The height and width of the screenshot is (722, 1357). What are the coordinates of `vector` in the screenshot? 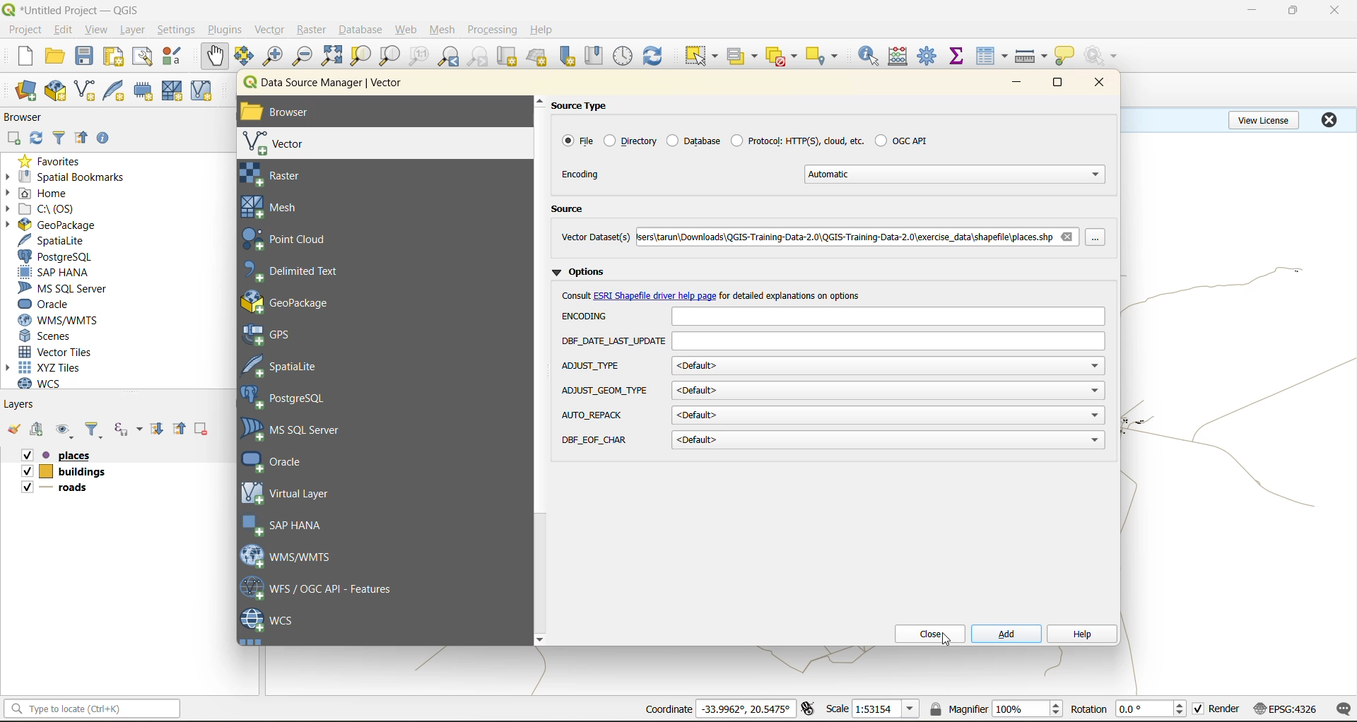 It's located at (271, 30).